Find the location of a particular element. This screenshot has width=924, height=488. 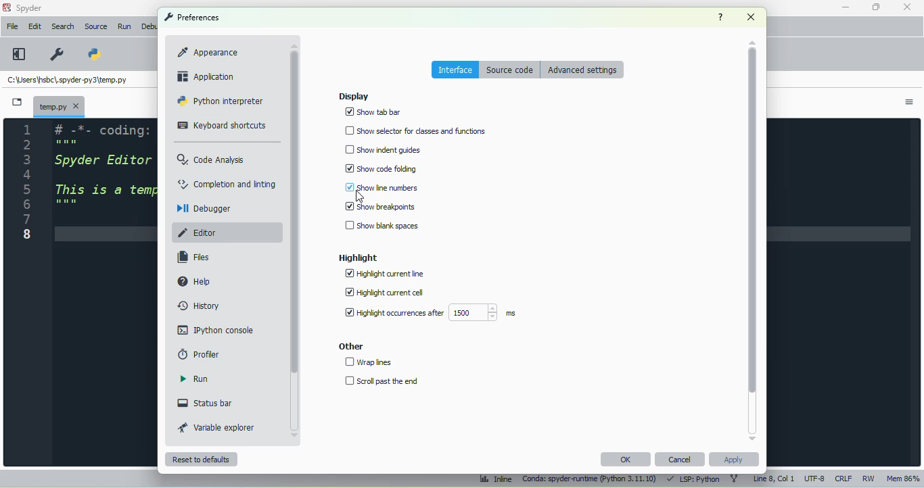

history is located at coordinates (200, 306).